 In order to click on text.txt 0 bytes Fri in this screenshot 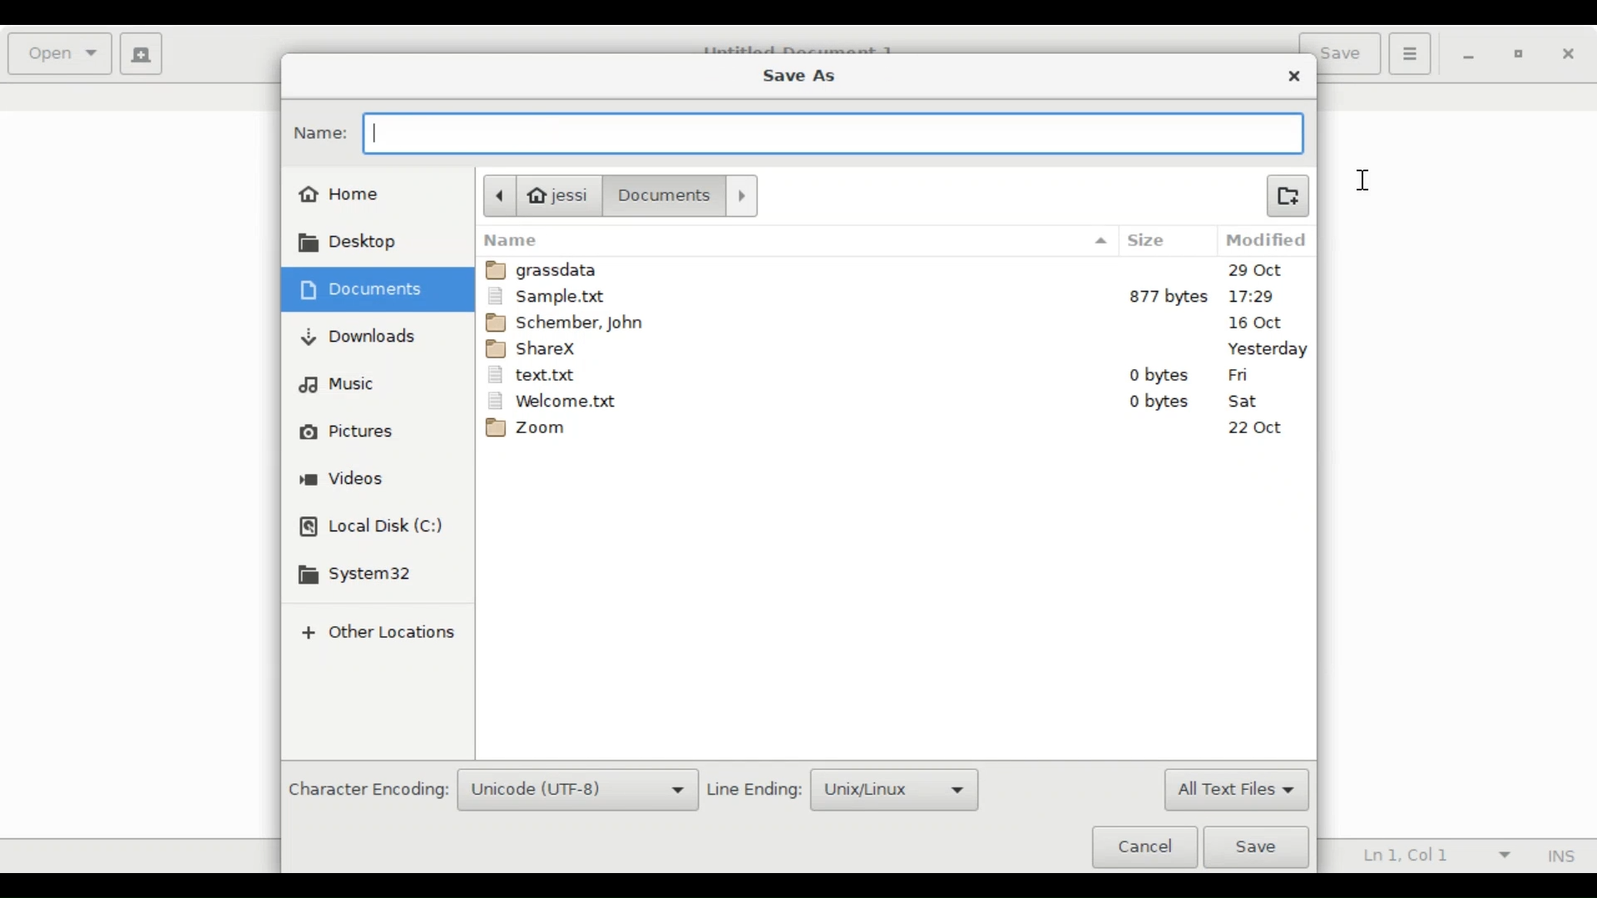, I will do `click(894, 375)`.